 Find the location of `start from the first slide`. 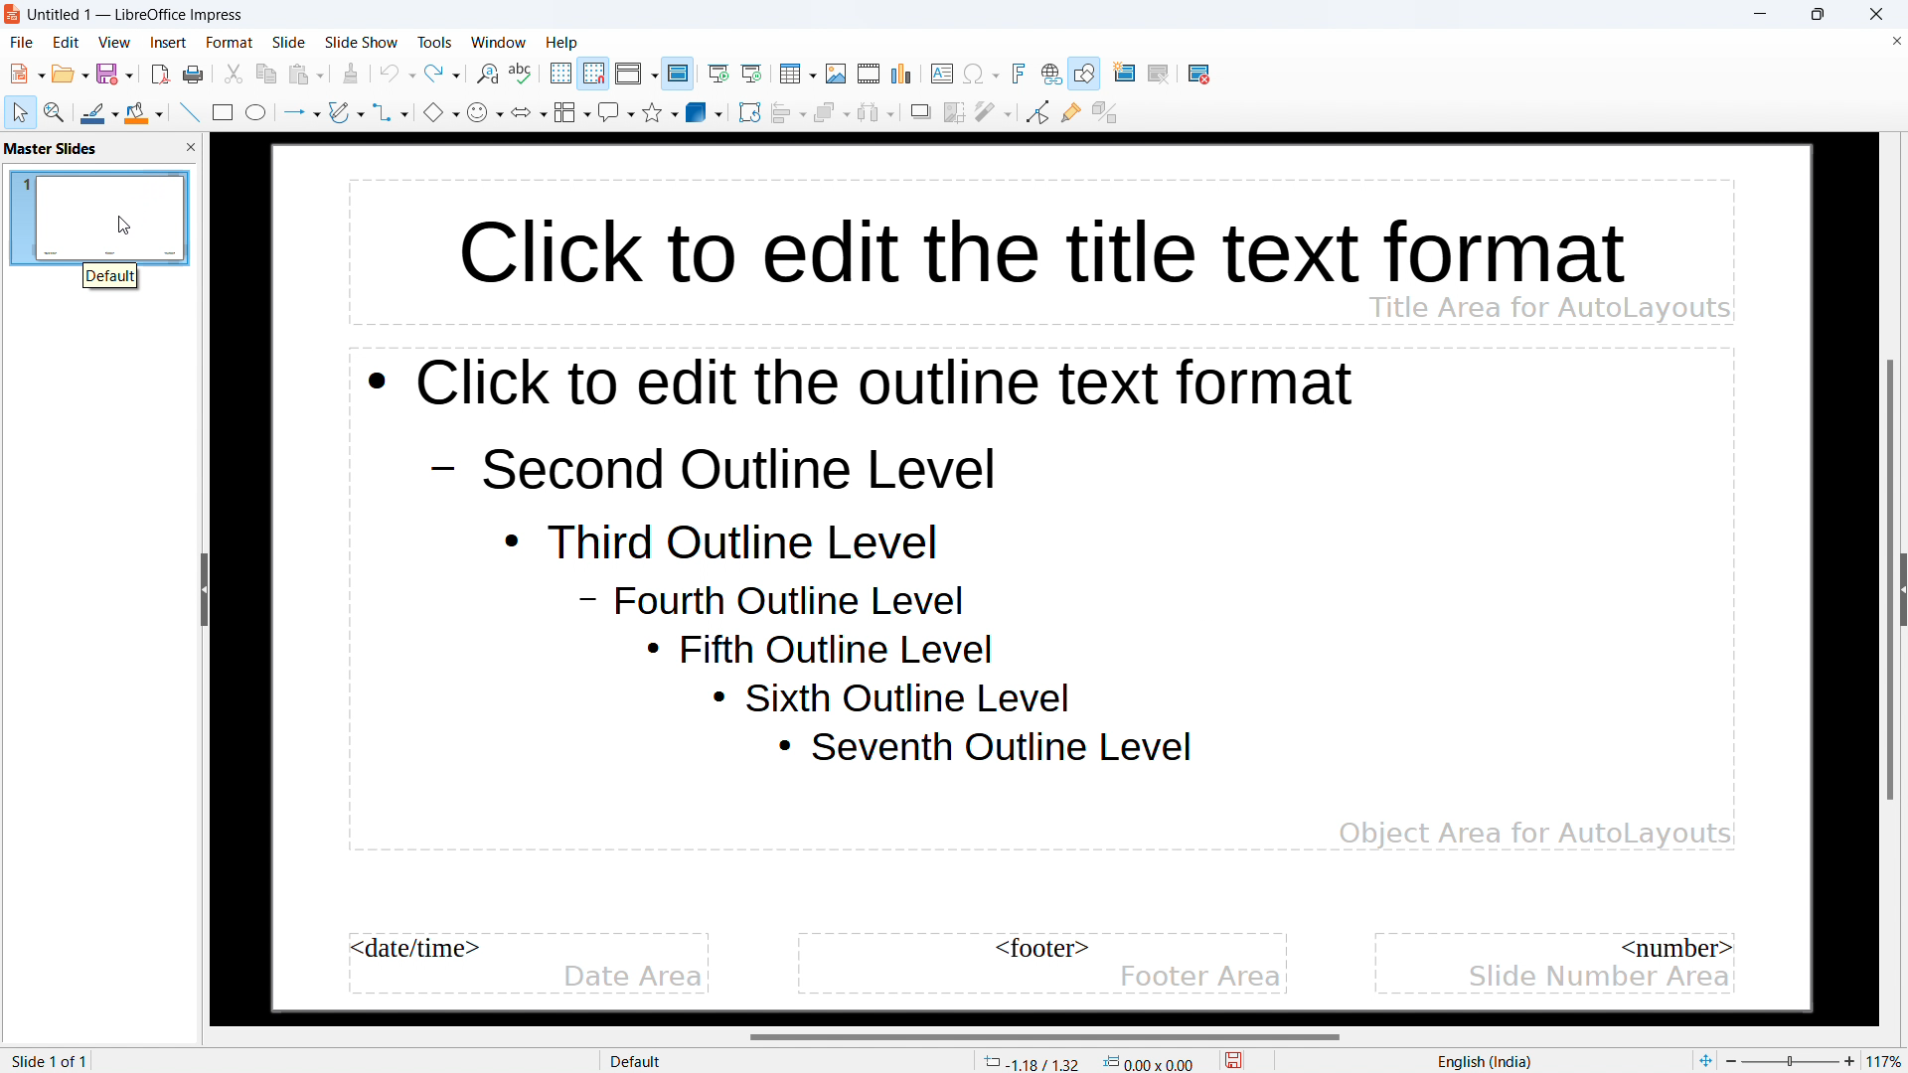

start from the first slide is located at coordinates (719, 75).